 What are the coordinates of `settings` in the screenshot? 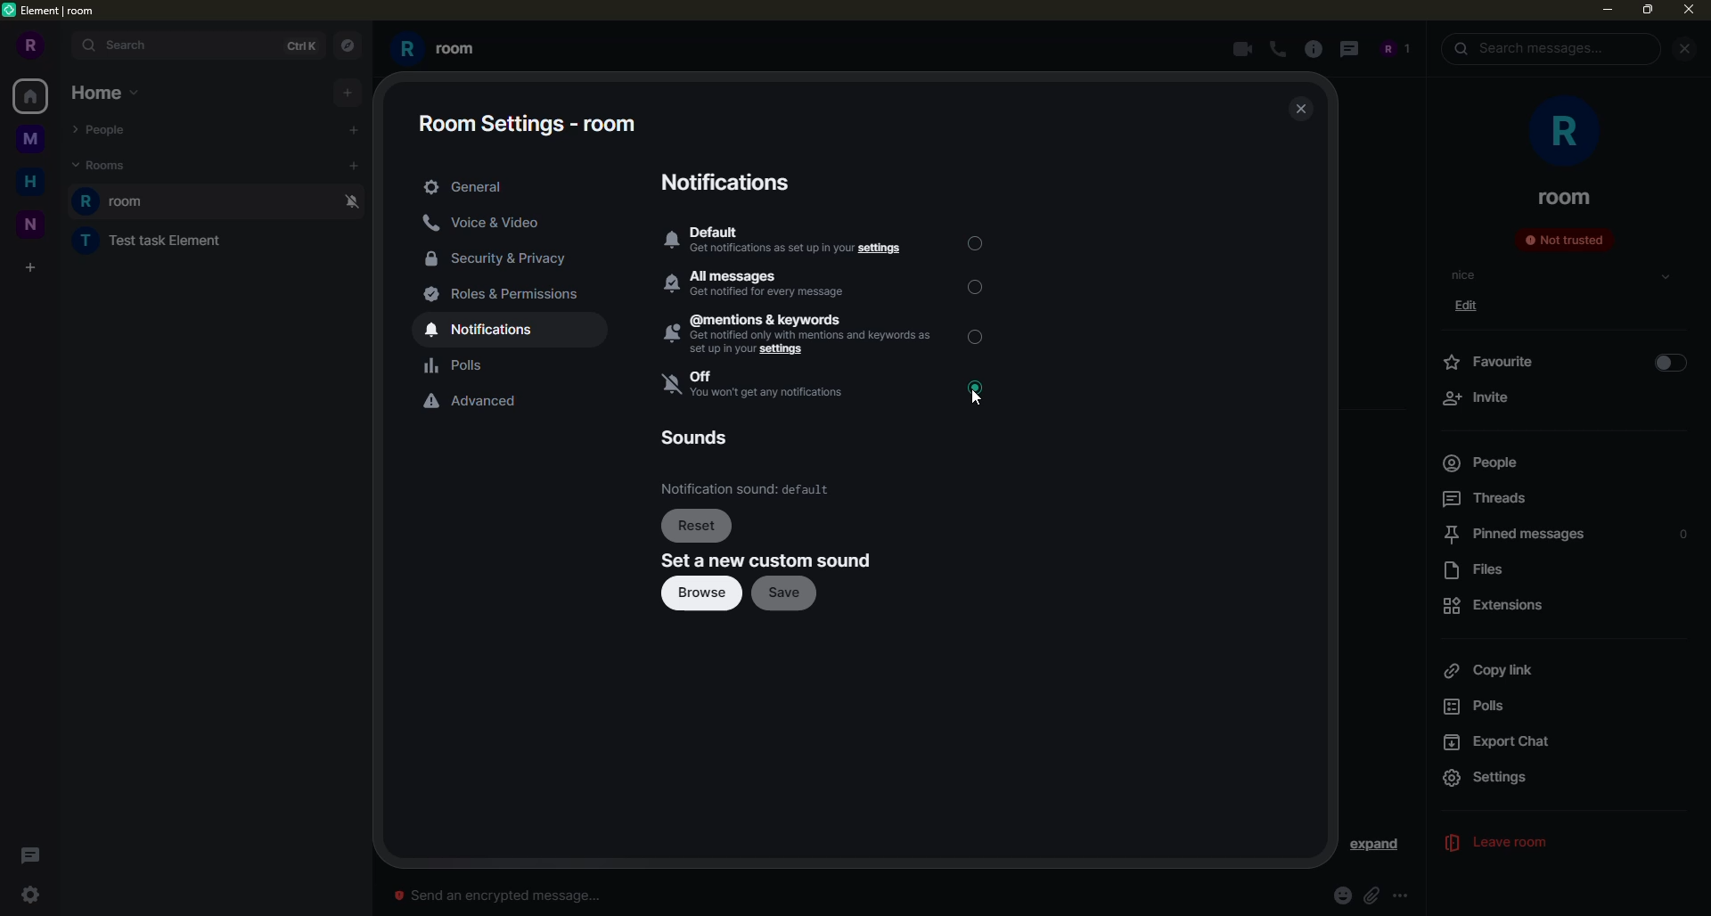 It's located at (1505, 778).